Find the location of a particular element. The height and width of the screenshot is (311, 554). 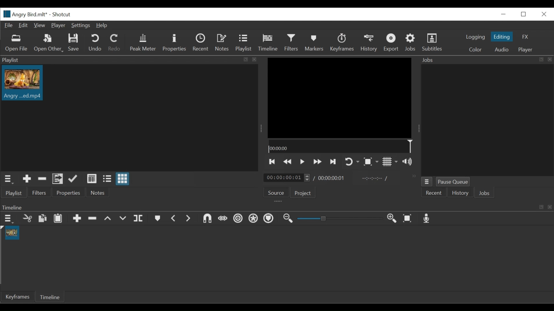

Subtitles is located at coordinates (432, 42).